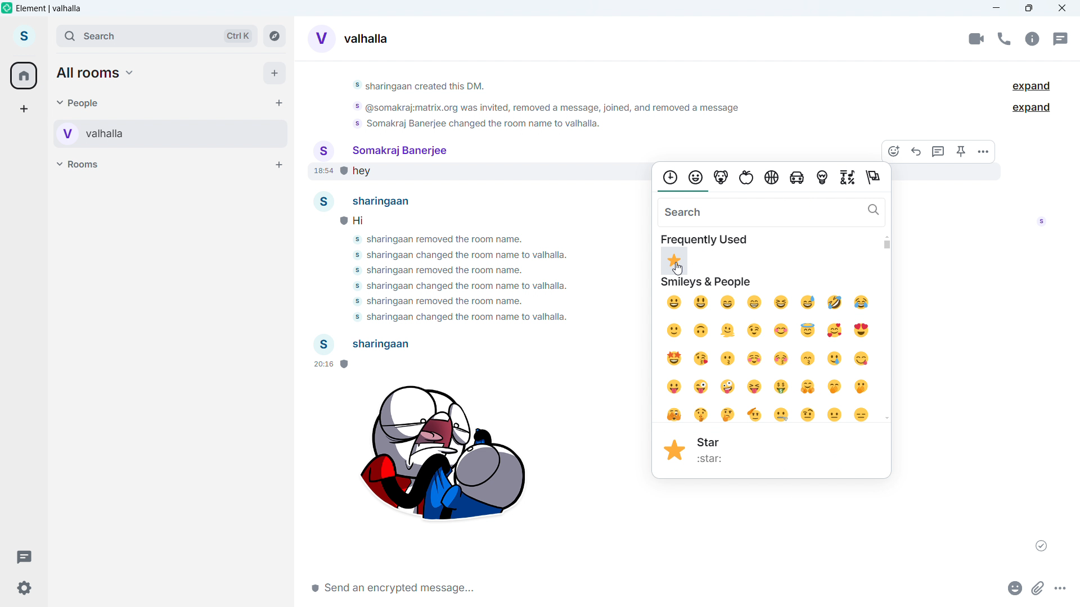 This screenshot has width=1080, height=607. What do you see at coordinates (809, 302) in the screenshot?
I see `grinning face with sweat` at bounding box center [809, 302].